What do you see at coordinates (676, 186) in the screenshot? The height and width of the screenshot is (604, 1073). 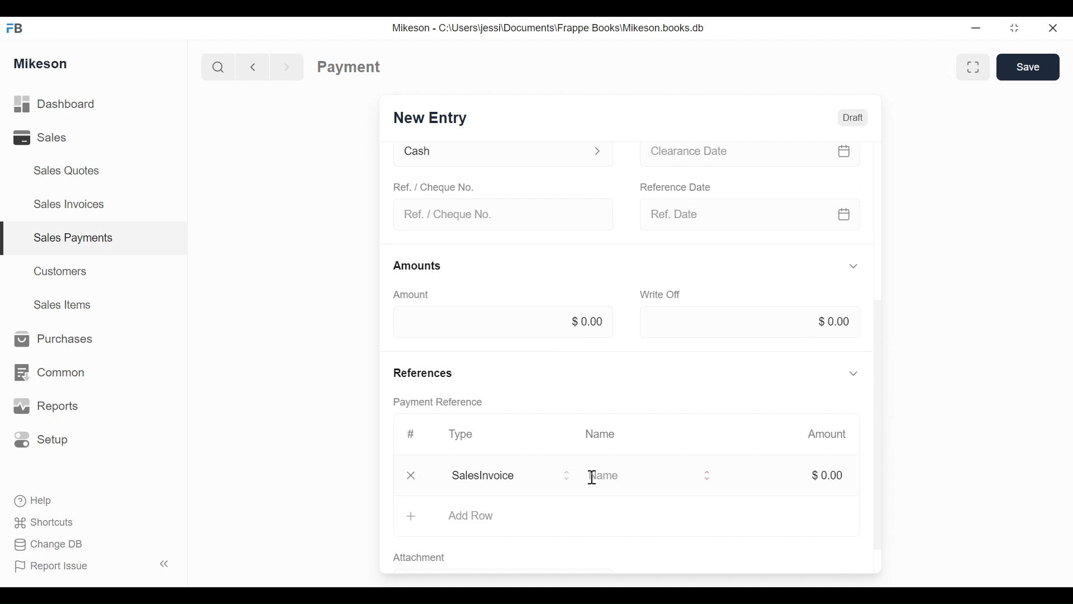 I see `Reference date` at bounding box center [676, 186].